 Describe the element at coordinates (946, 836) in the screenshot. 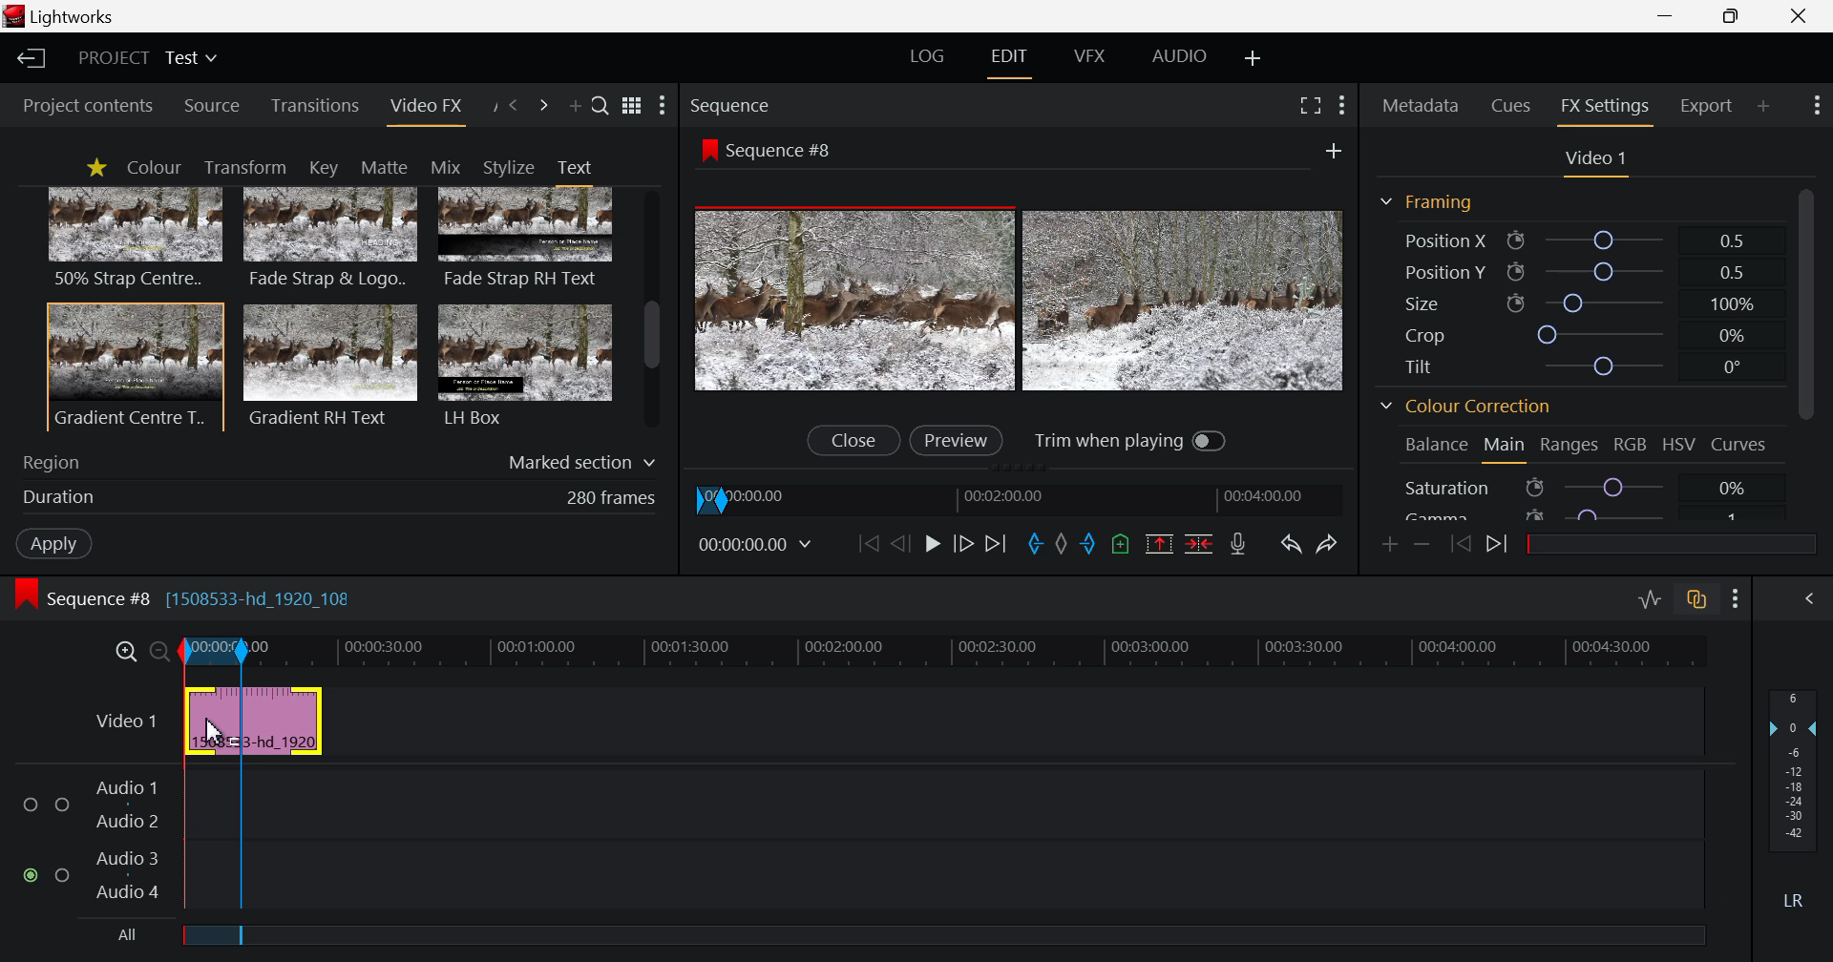

I see `Audio Input Field` at that location.